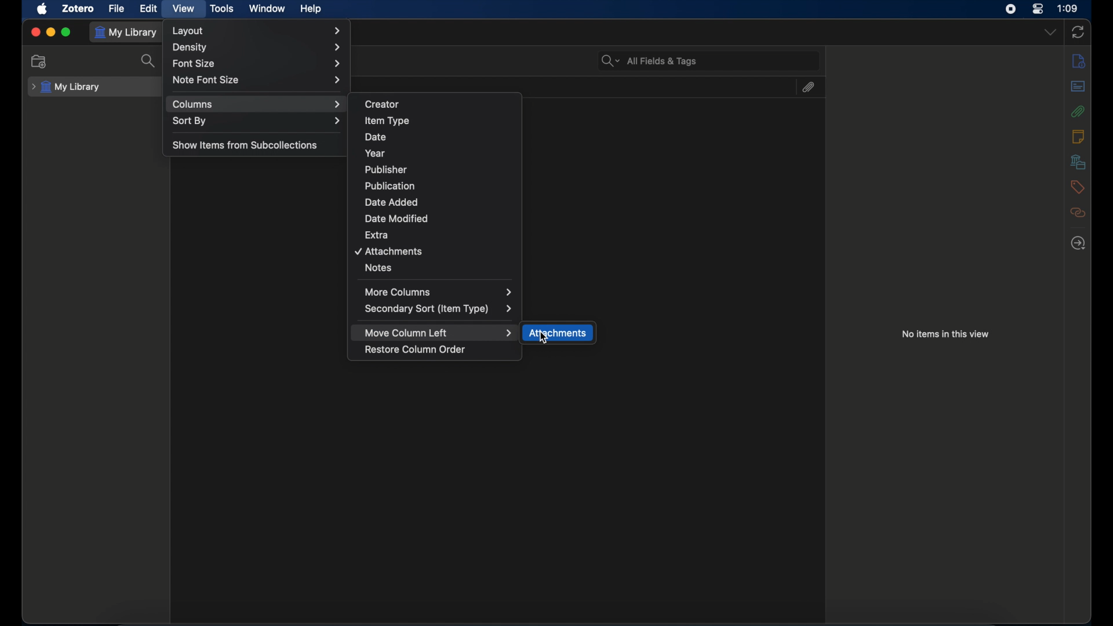  I want to click on secondary sort, so click(439, 309).